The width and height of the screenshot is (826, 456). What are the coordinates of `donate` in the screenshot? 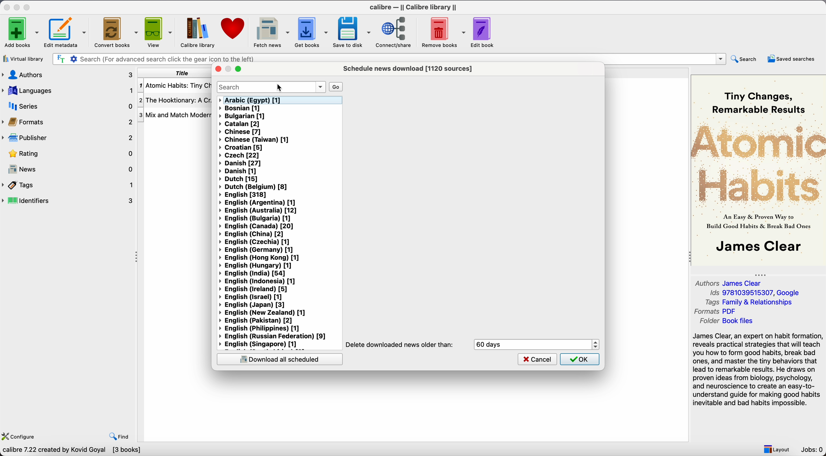 It's located at (232, 31).